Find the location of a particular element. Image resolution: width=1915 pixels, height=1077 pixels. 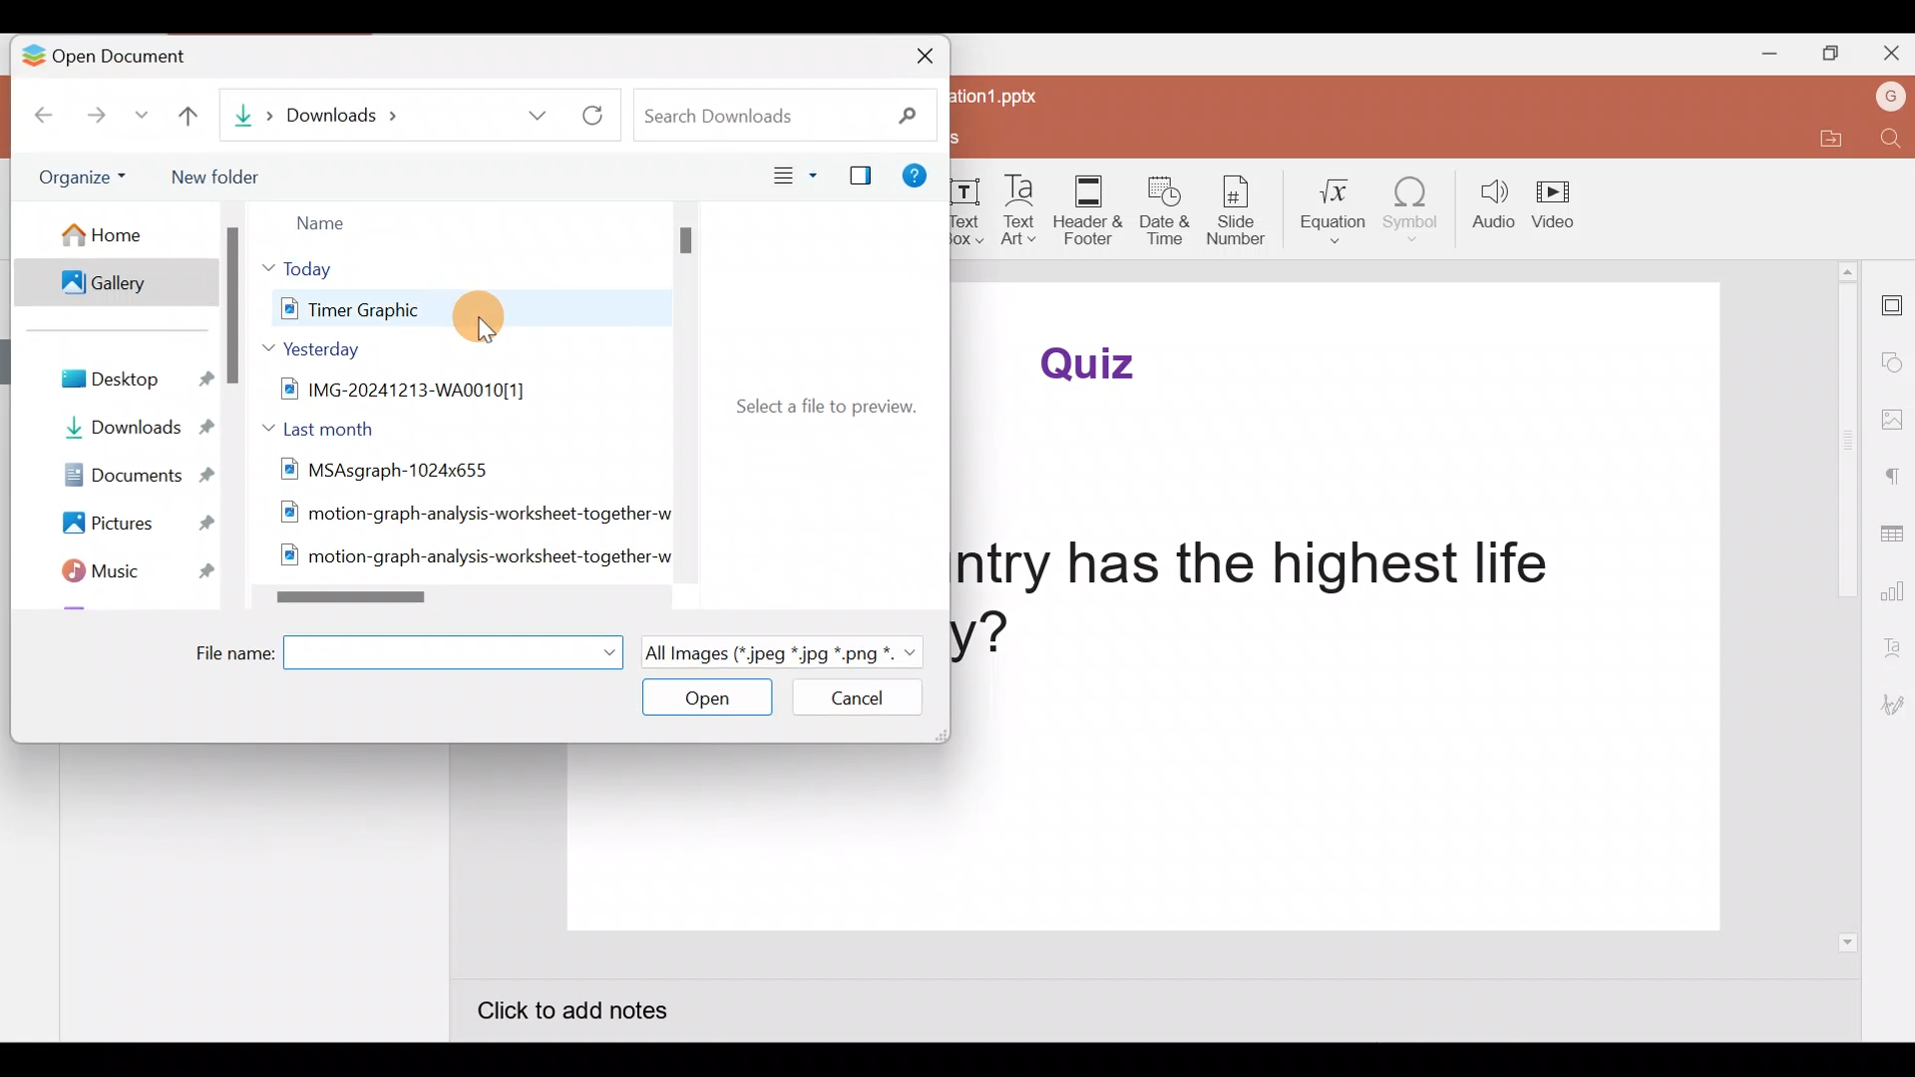

Scroll bar is located at coordinates (1850, 606).